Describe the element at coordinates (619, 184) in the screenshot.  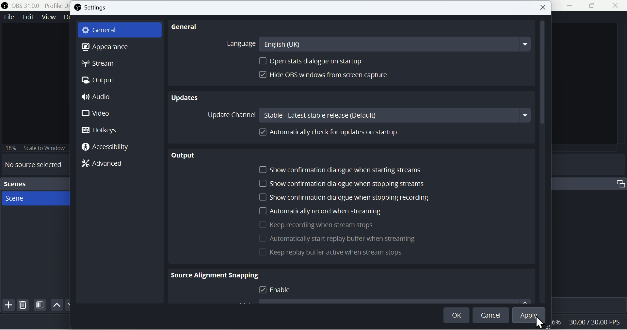
I see `Maximize Window` at that location.